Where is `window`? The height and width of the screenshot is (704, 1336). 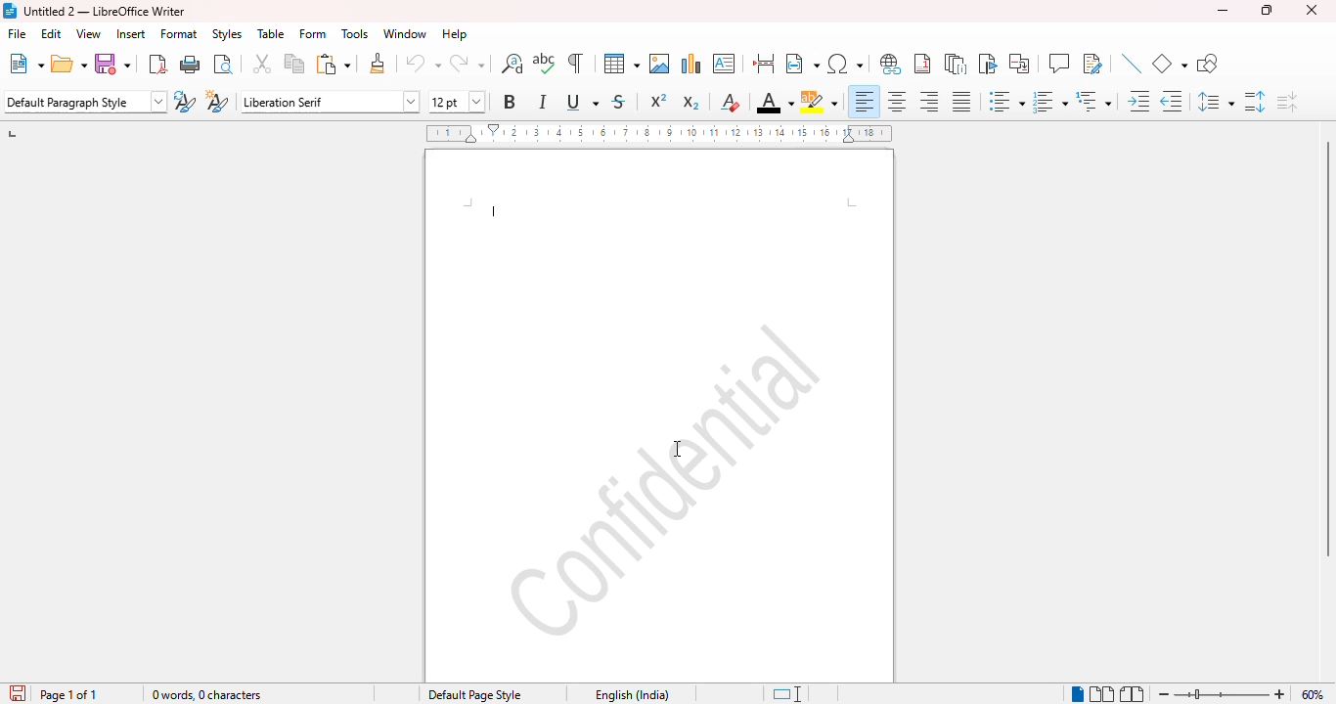
window is located at coordinates (404, 33).